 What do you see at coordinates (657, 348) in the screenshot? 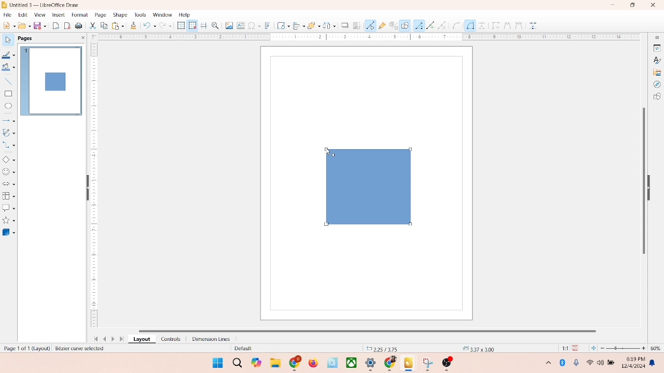
I see `zoom percentage` at bounding box center [657, 348].